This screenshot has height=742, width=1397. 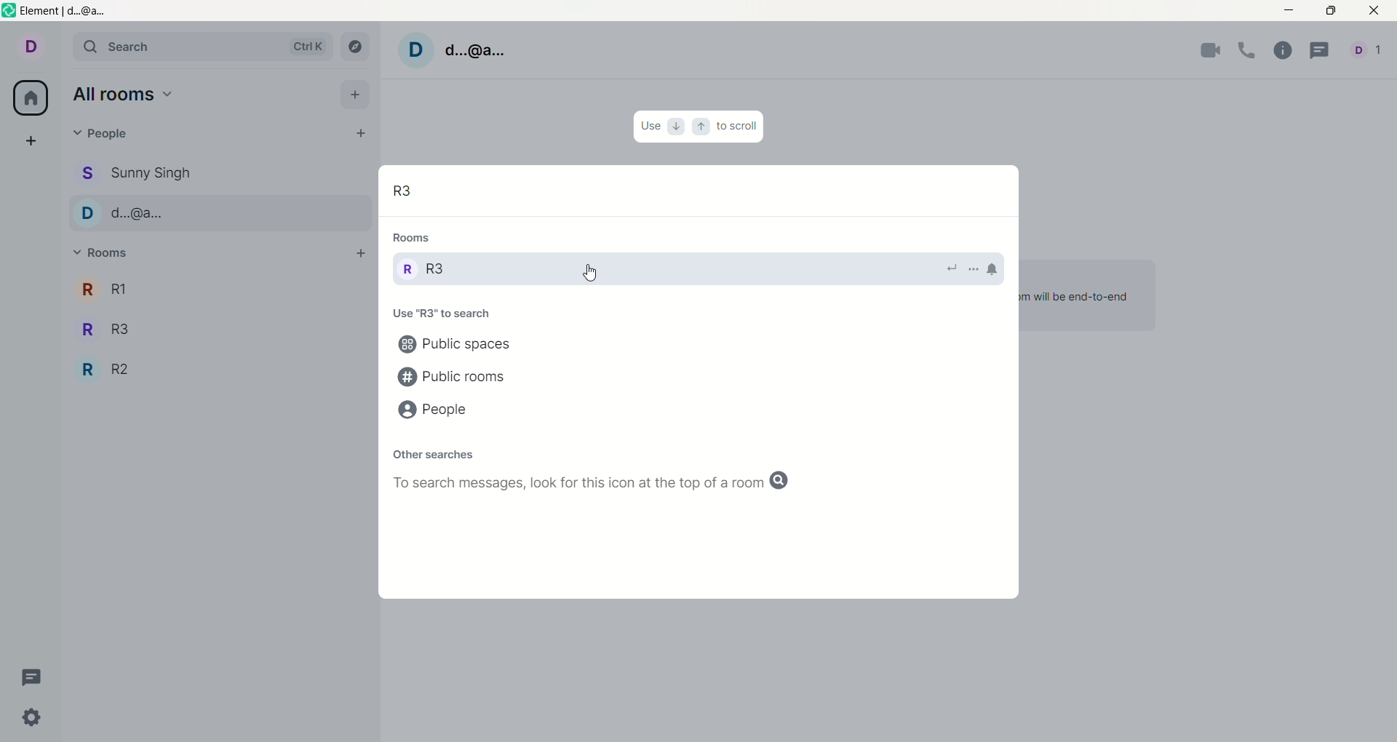 I want to click on maximize, so click(x=1331, y=12).